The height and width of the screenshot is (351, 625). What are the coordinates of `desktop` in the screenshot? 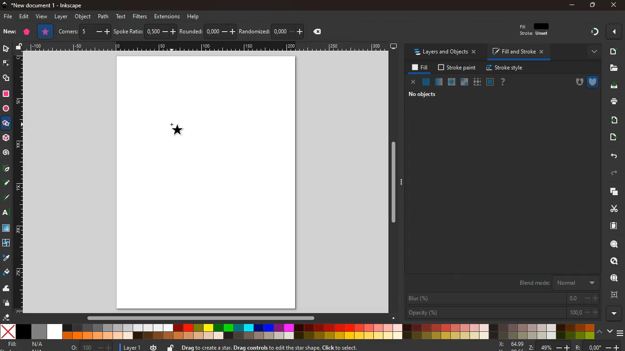 It's located at (394, 46).